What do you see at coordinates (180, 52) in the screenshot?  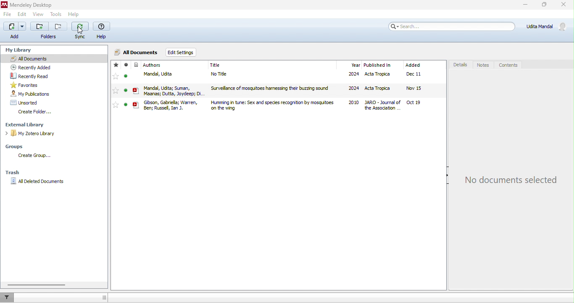 I see `edit settings` at bounding box center [180, 52].